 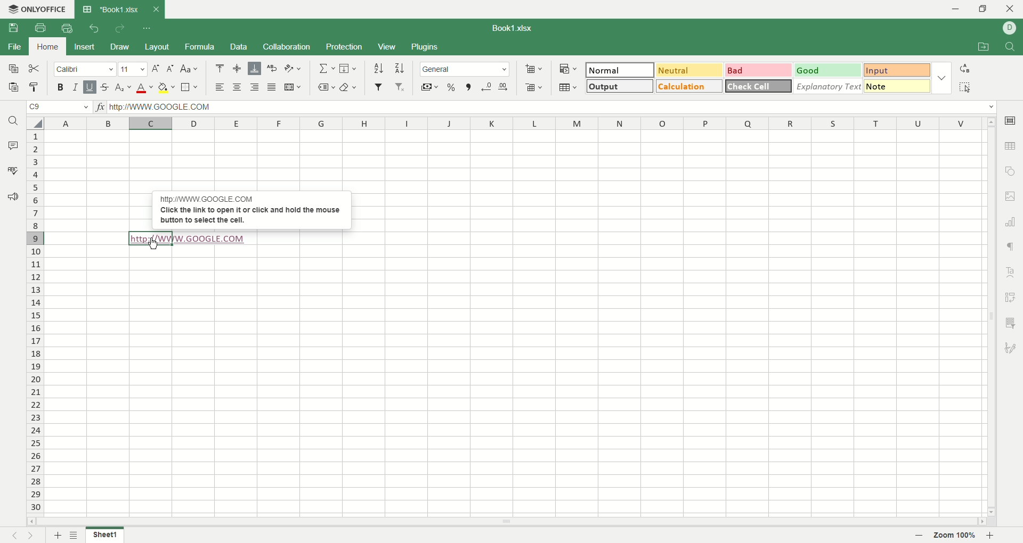 What do you see at coordinates (76, 87) in the screenshot?
I see `italic` at bounding box center [76, 87].